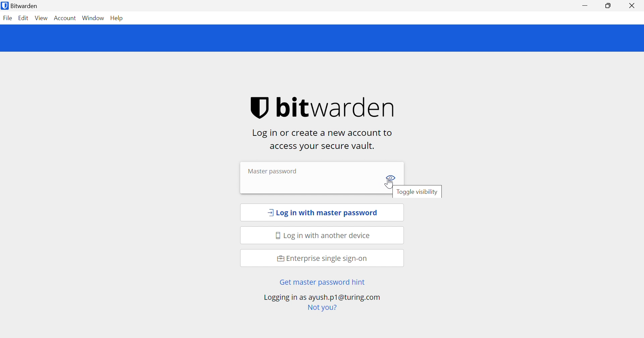 The image size is (644, 338). What do you see at coordinates (633, 6) in the screenshot?
I see `Close` at bounding box center [633, 6].